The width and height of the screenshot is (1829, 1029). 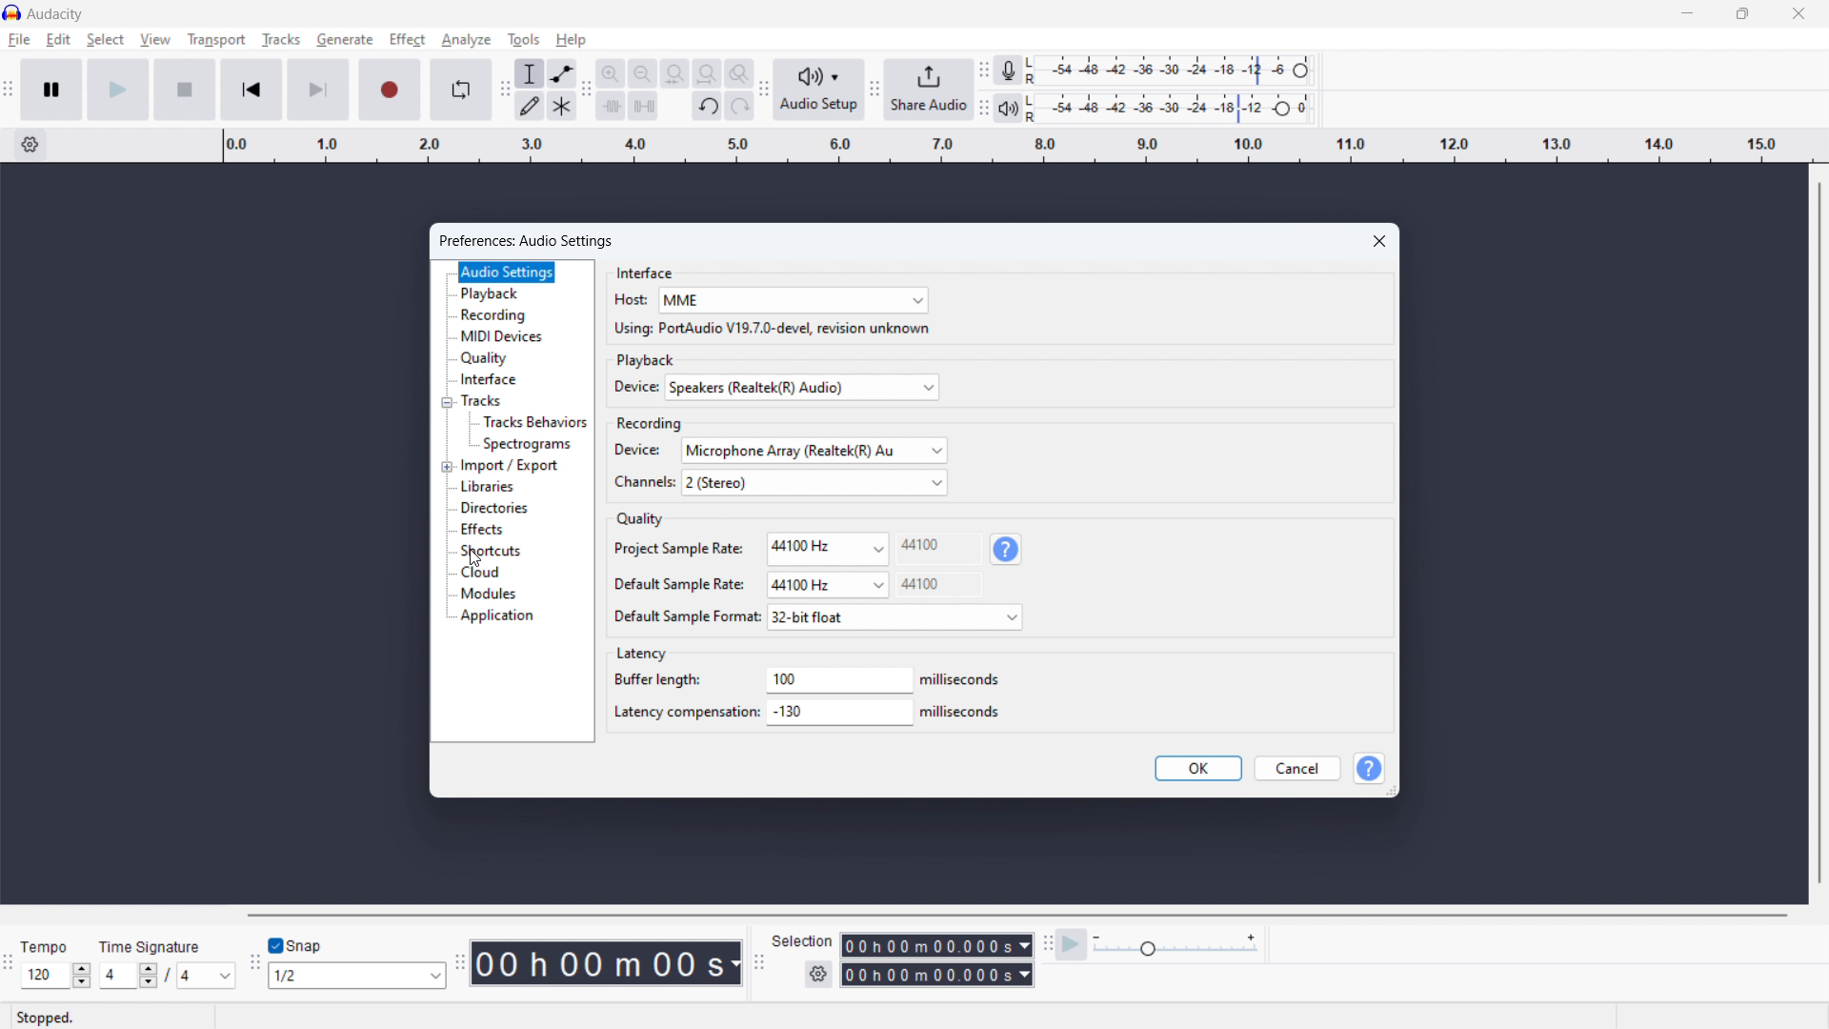 I want to click on tracks behavior, so click(x=535, y=422).